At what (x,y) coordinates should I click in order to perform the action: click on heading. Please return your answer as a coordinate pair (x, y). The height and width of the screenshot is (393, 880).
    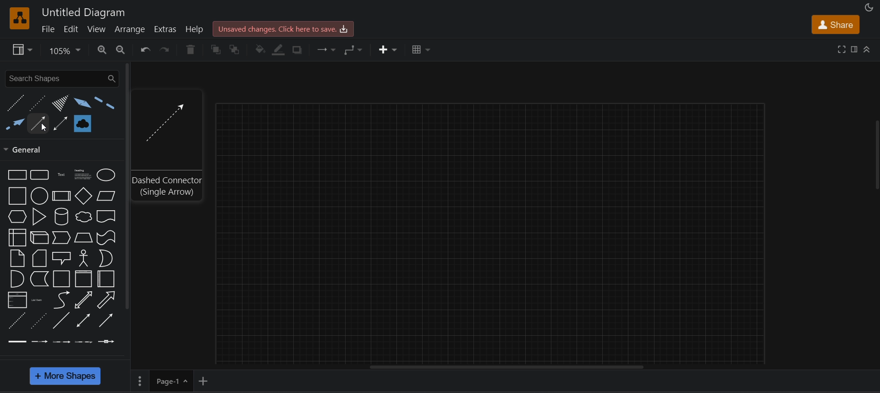
    Looking at the image, I should click on (81, 175).